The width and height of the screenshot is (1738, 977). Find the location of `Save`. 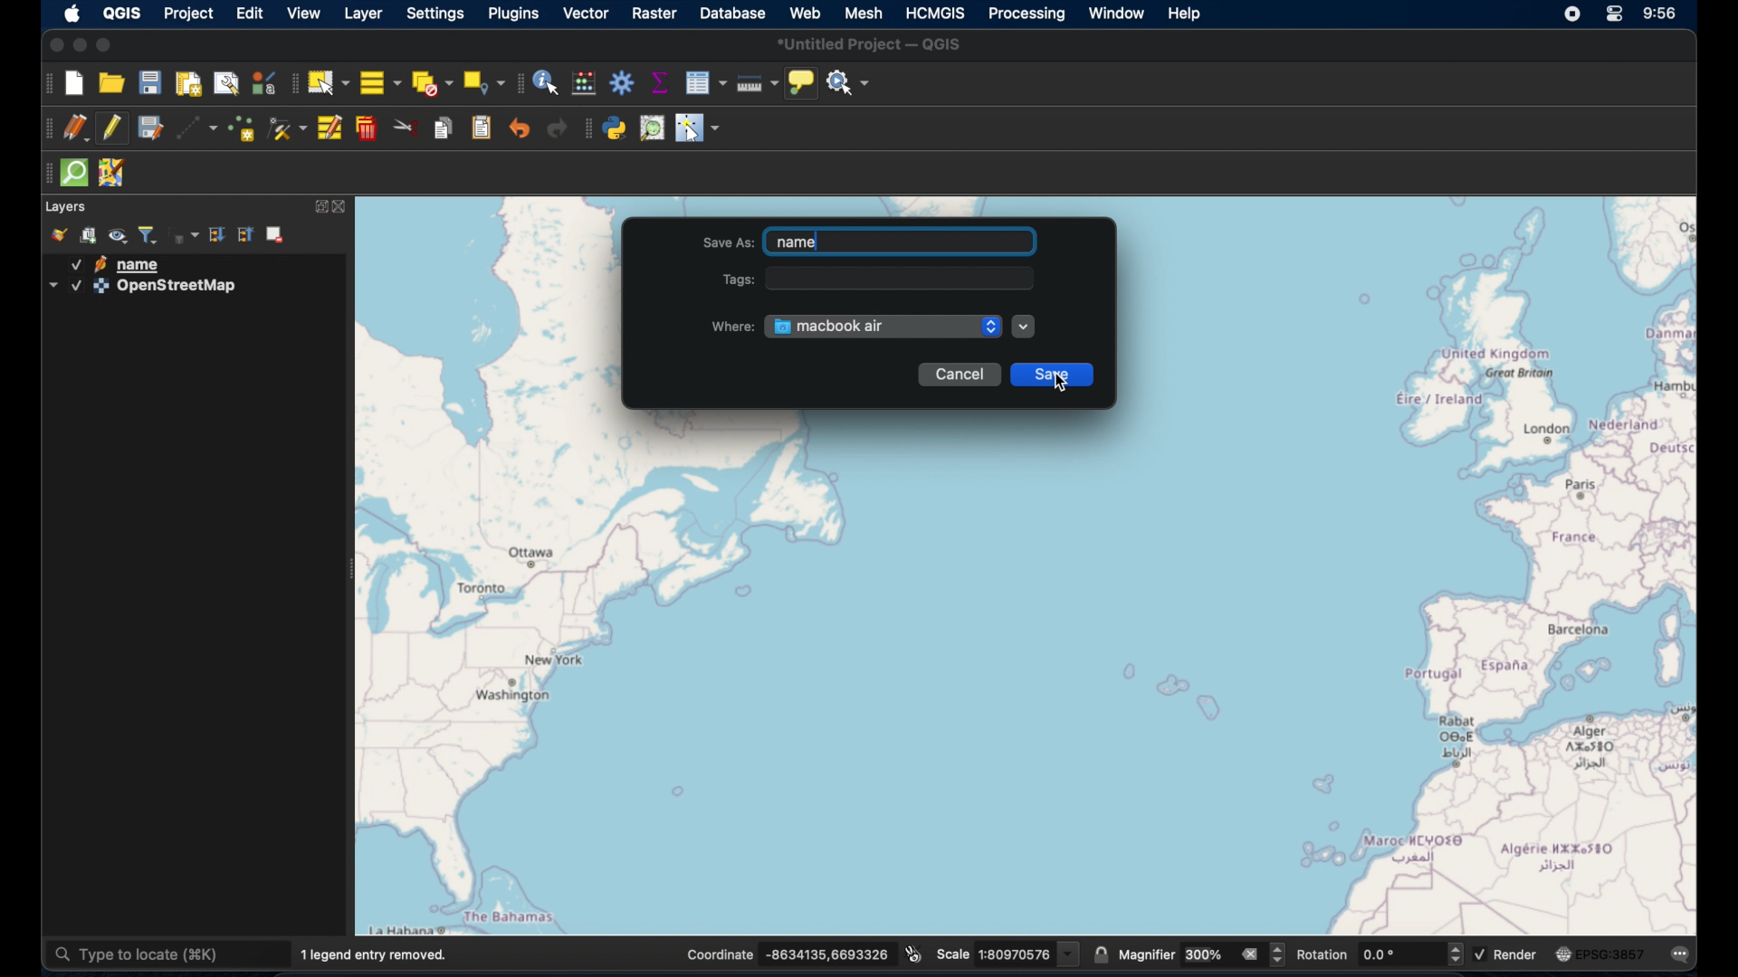

Save is located at coordinates (1056, 376).